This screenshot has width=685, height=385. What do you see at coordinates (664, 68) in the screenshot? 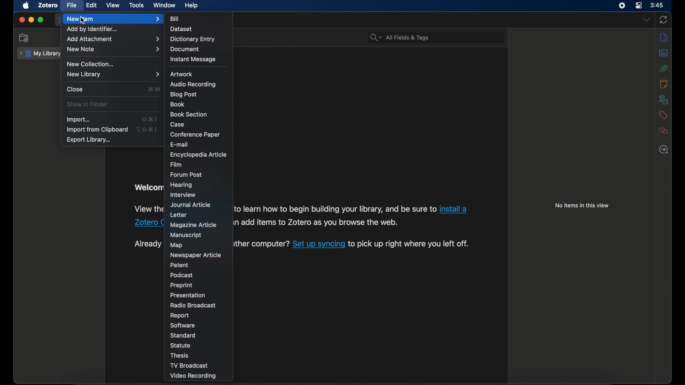
I see `attachments` at bounding box center [664, 68].